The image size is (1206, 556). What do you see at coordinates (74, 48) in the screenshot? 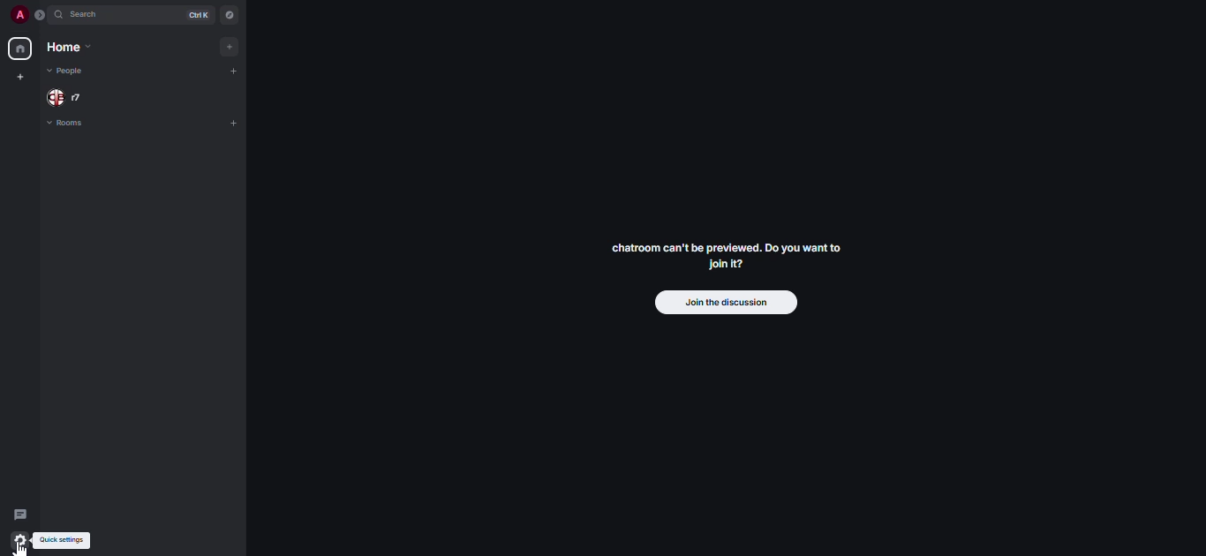
I see `home` at bounding box center [74, 48].